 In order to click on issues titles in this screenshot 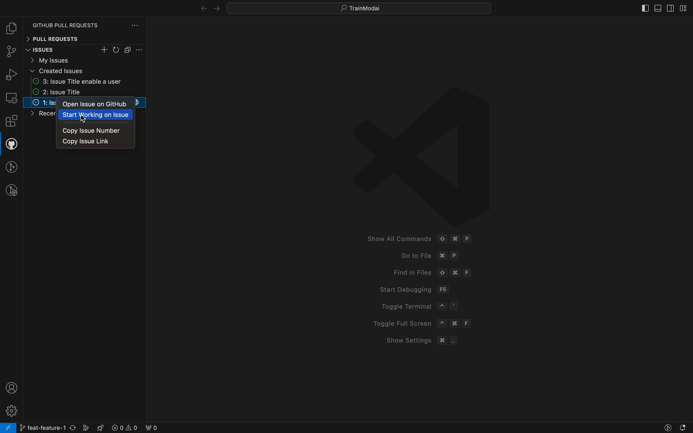, I will do `click(40, 102)`.